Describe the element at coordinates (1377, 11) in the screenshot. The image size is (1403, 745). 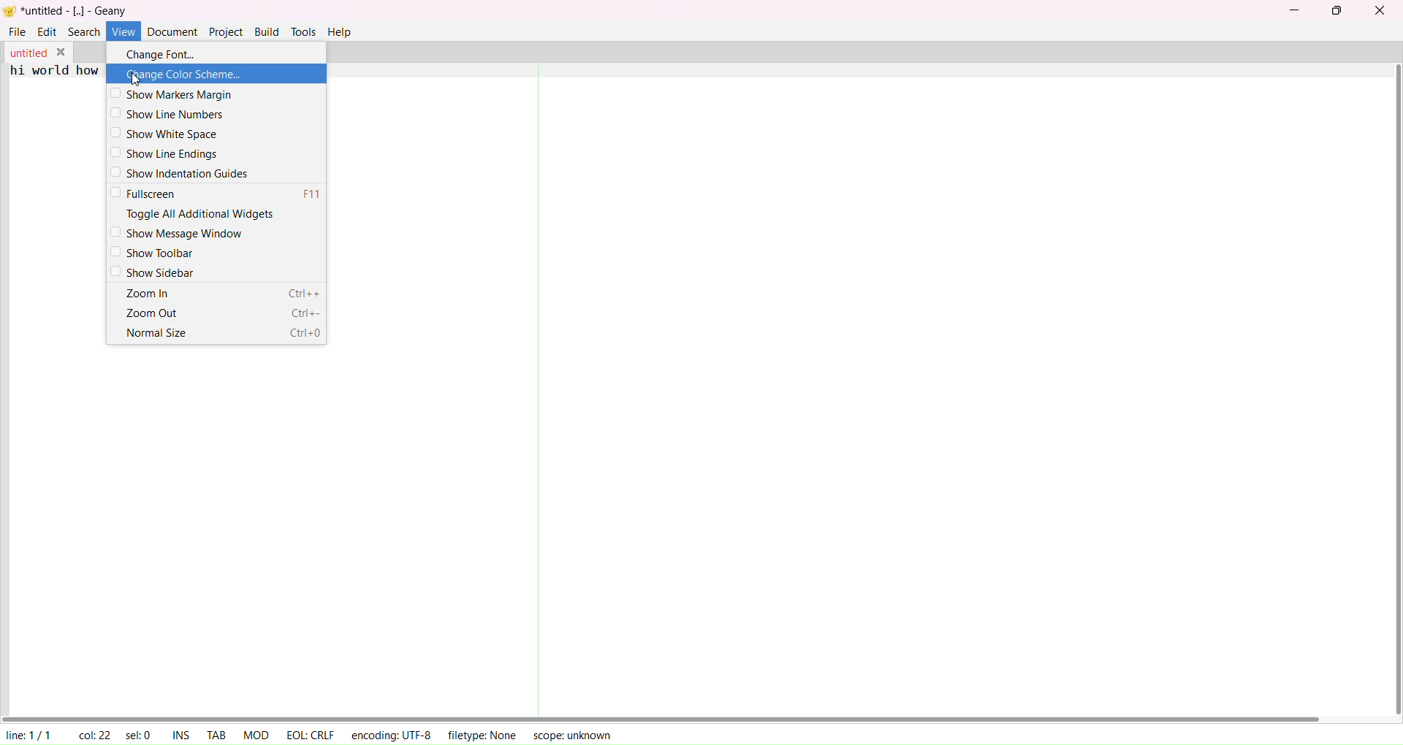
I see `close` at that location.